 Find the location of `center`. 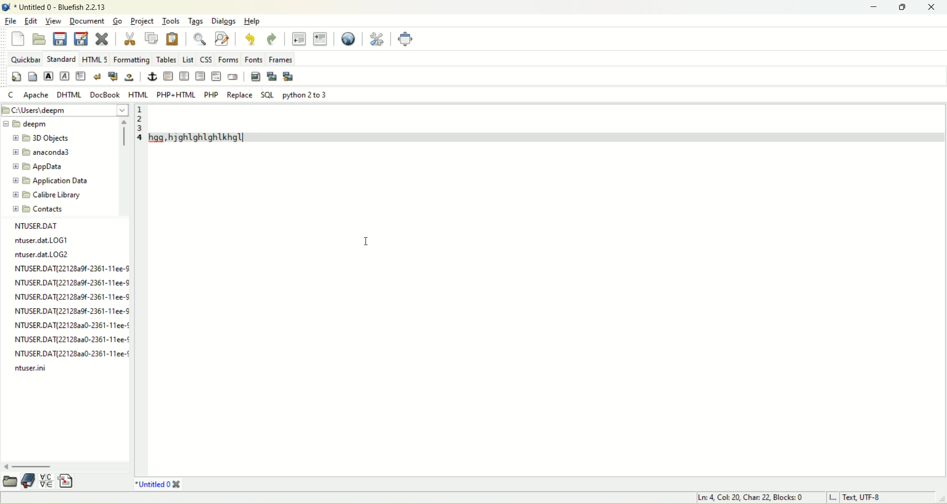

center is located at coordinates (184, 76).